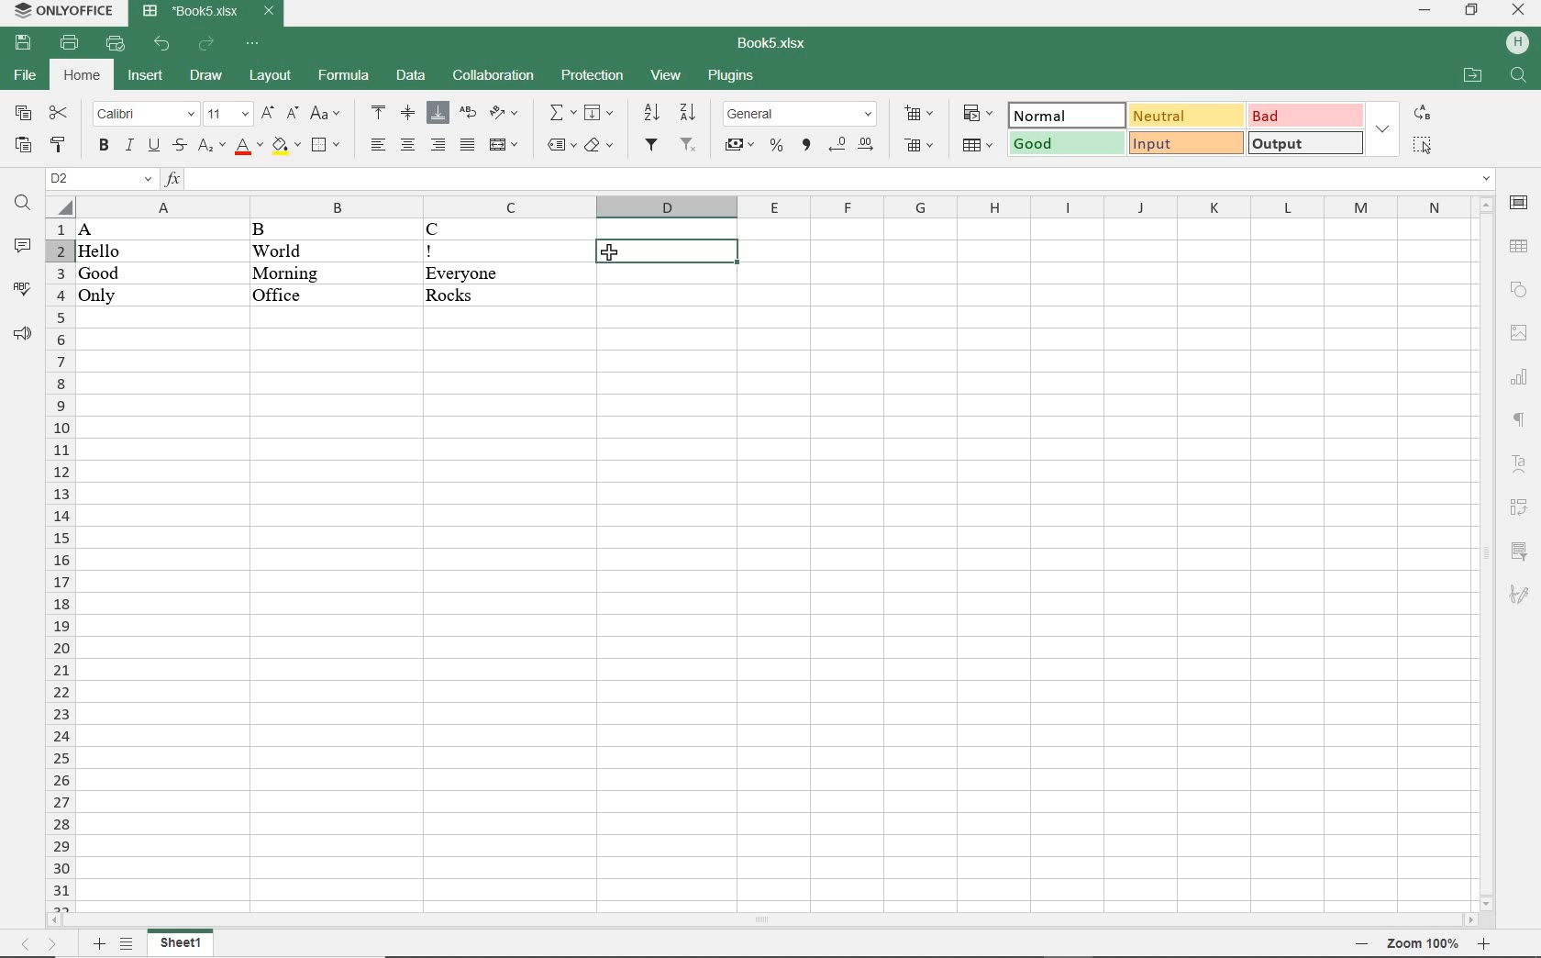 This screenshot has height=958, width=1541. What do you see at coordinates (1471, 919) in the screenshot?
I see `move right` at bounding box center [1471, 919].